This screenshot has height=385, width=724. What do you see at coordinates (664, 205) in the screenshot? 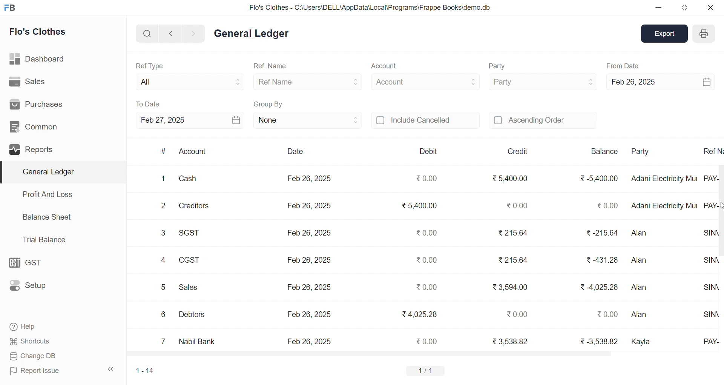
I see `Adani Electricity Mui` at bounding box center [664, 205].